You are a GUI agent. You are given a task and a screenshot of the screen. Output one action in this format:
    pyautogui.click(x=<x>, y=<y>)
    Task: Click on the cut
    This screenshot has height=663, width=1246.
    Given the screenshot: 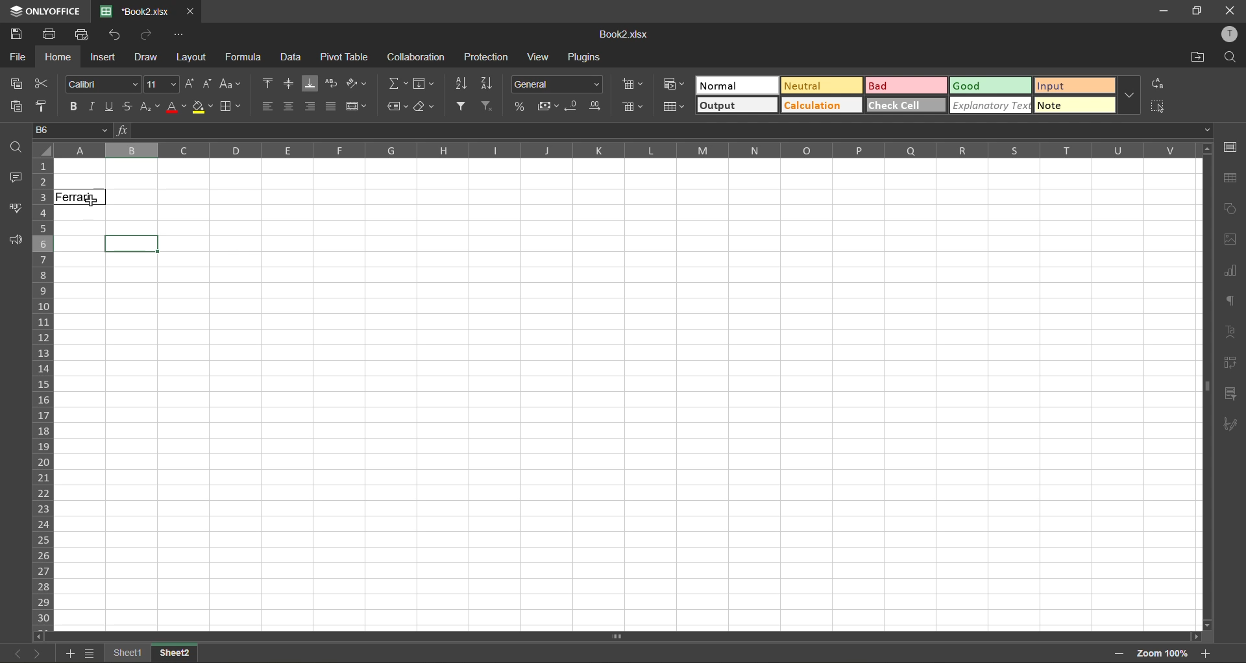 What is the action you would take?
    pyautogui.click(x=41, y=84)
    